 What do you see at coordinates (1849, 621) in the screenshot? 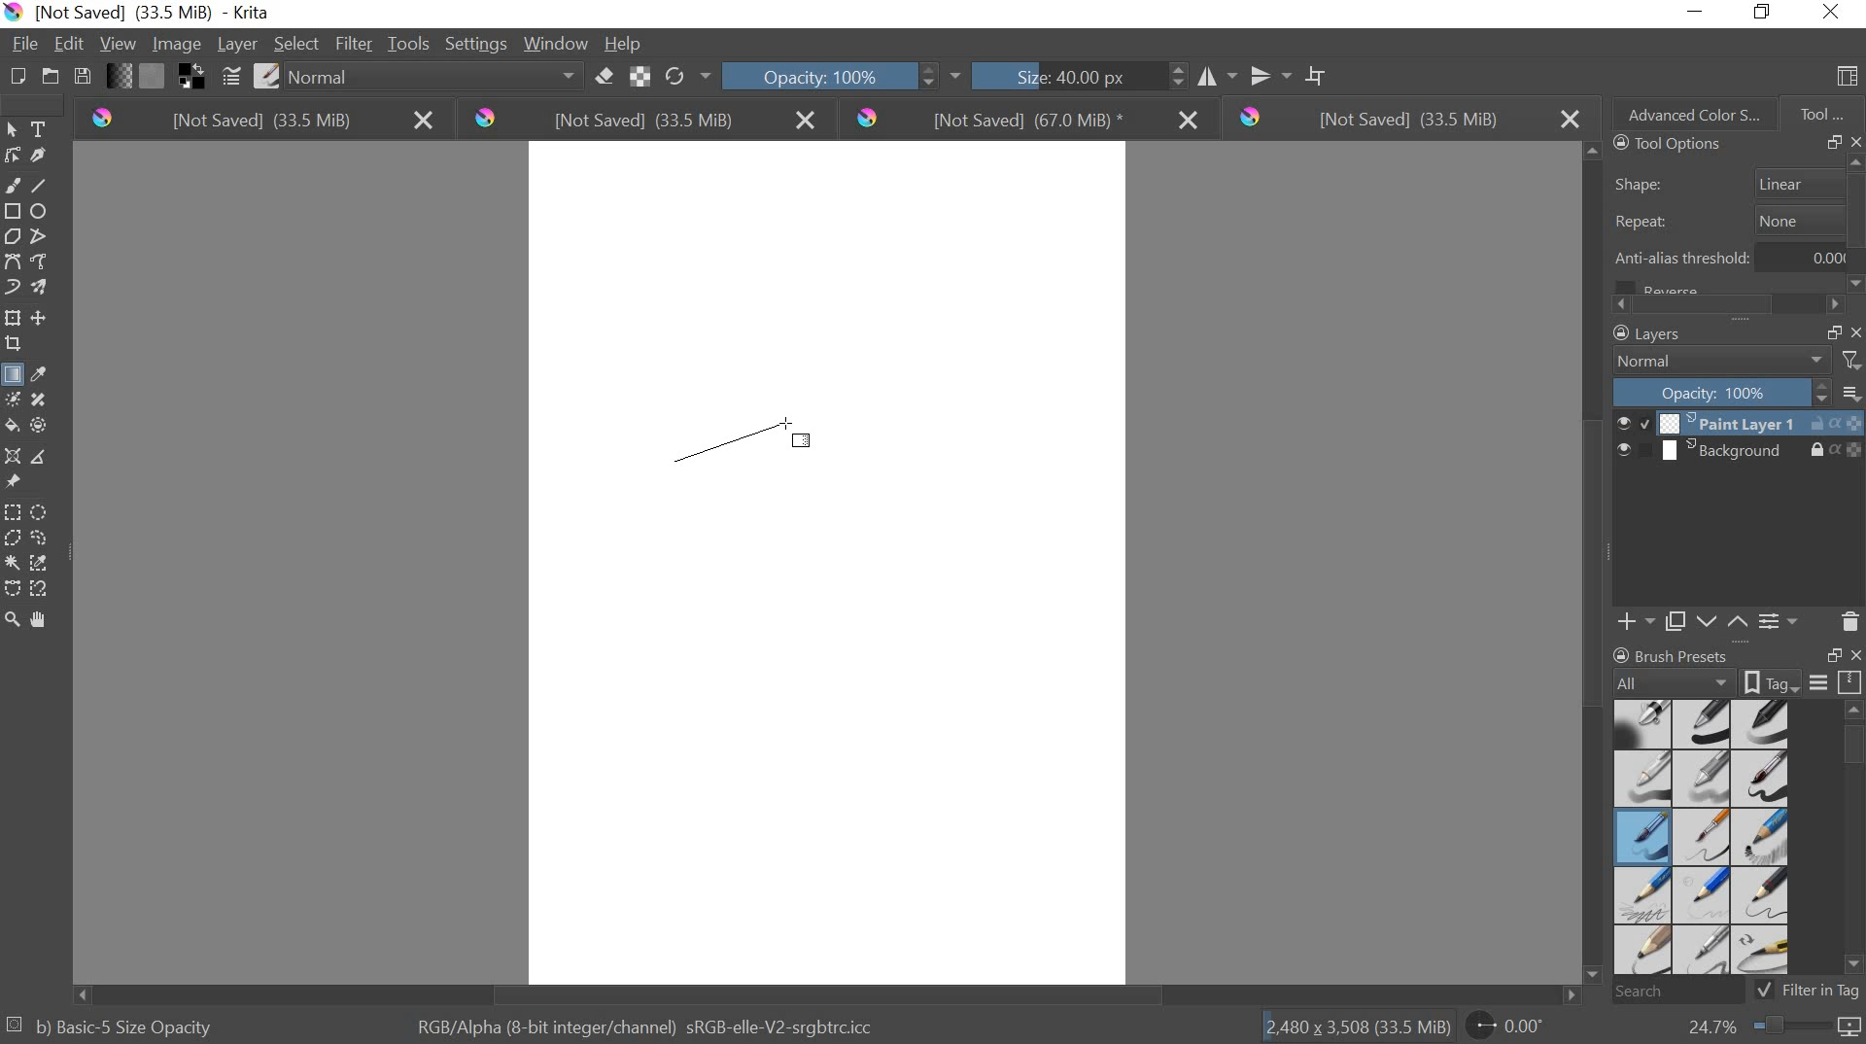
I see `DELETE LAYER OR MASK` at bounding box center [1849, 621].